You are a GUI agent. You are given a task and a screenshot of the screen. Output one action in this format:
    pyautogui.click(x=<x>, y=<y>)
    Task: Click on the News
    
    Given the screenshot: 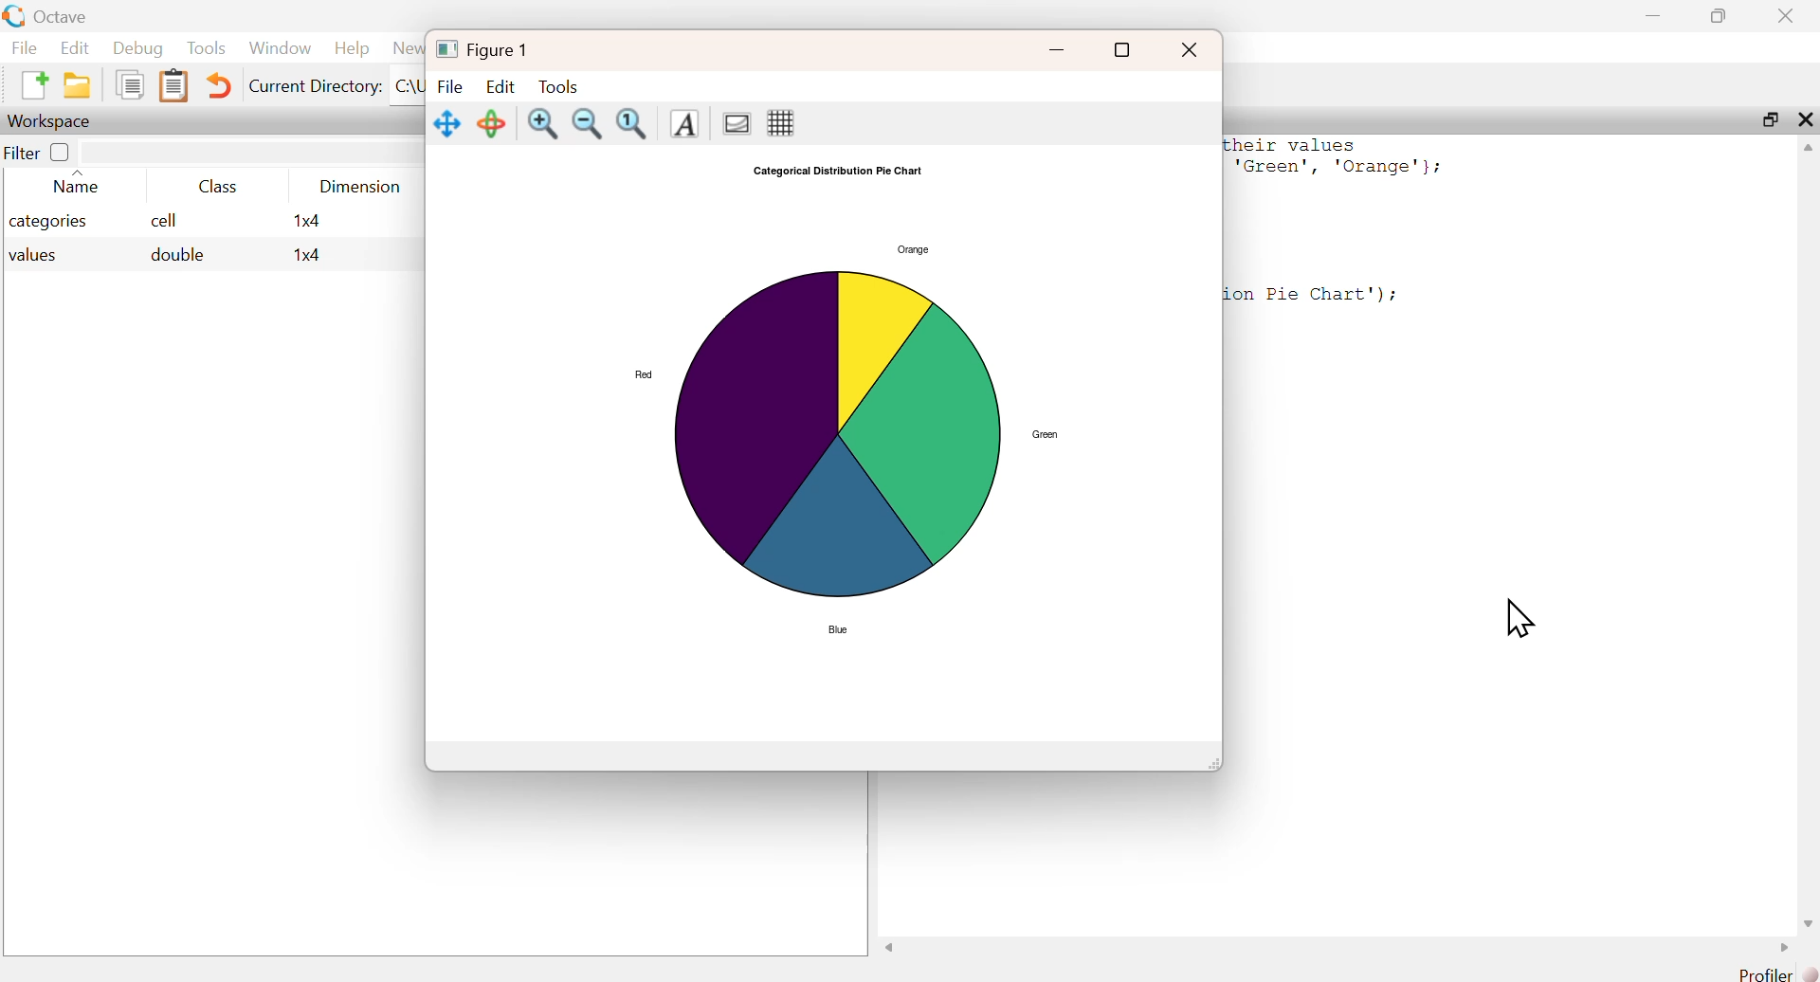 What is the action you would take?
    pyautogui.click(x=408, y=49)
    